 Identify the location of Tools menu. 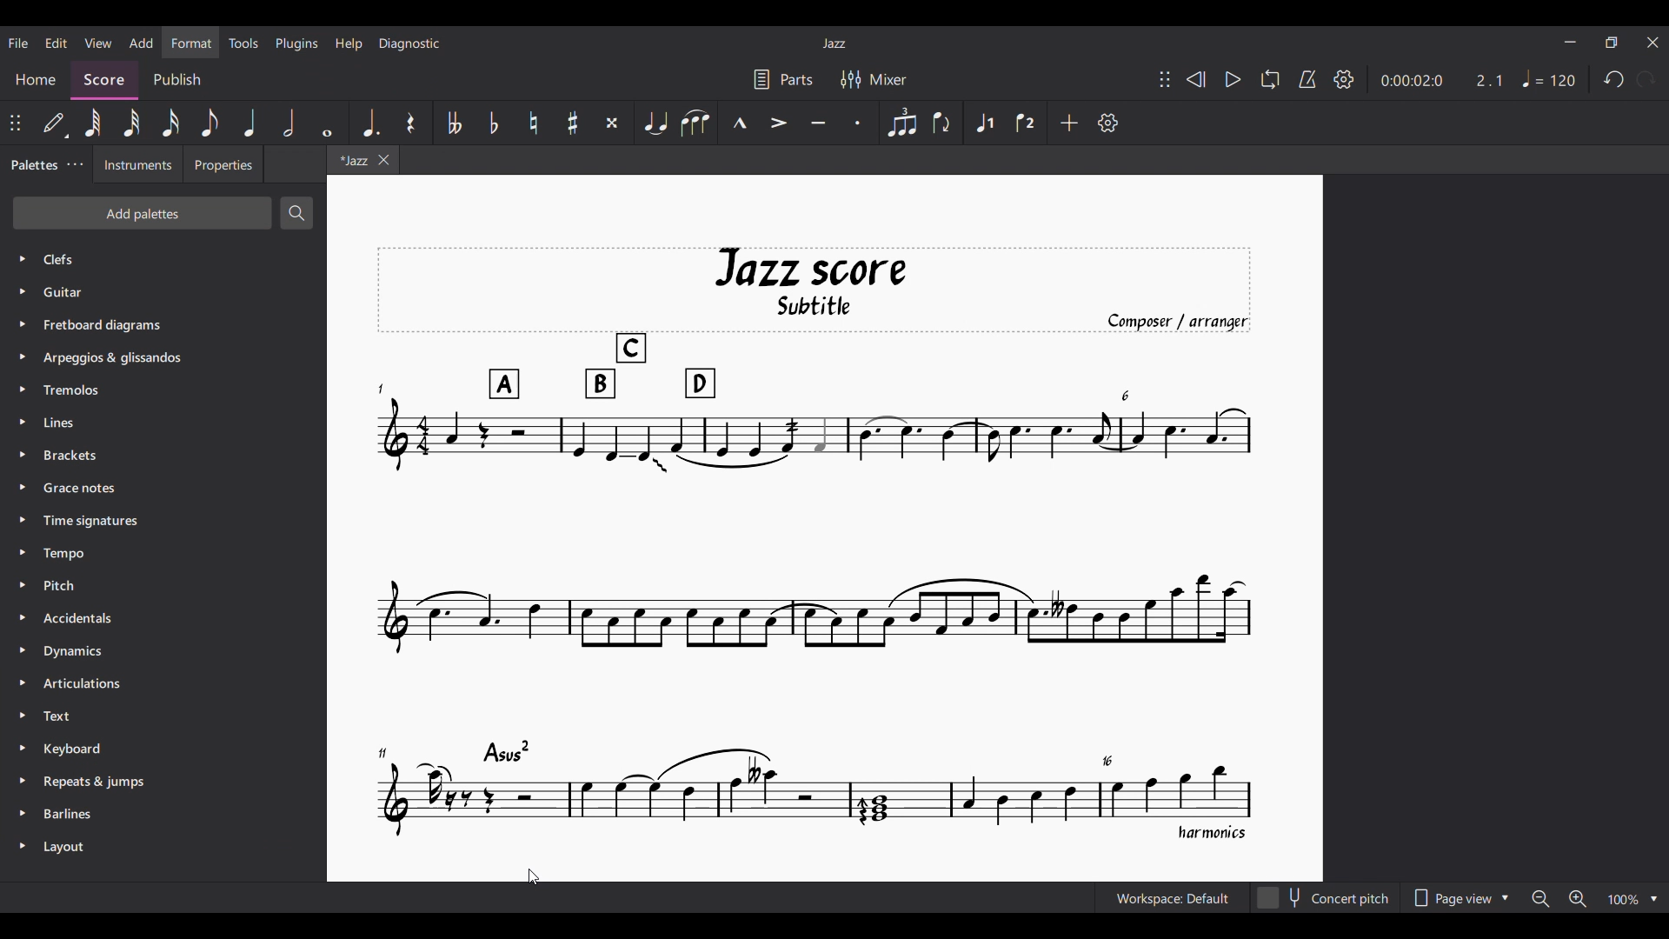
(243, 43).